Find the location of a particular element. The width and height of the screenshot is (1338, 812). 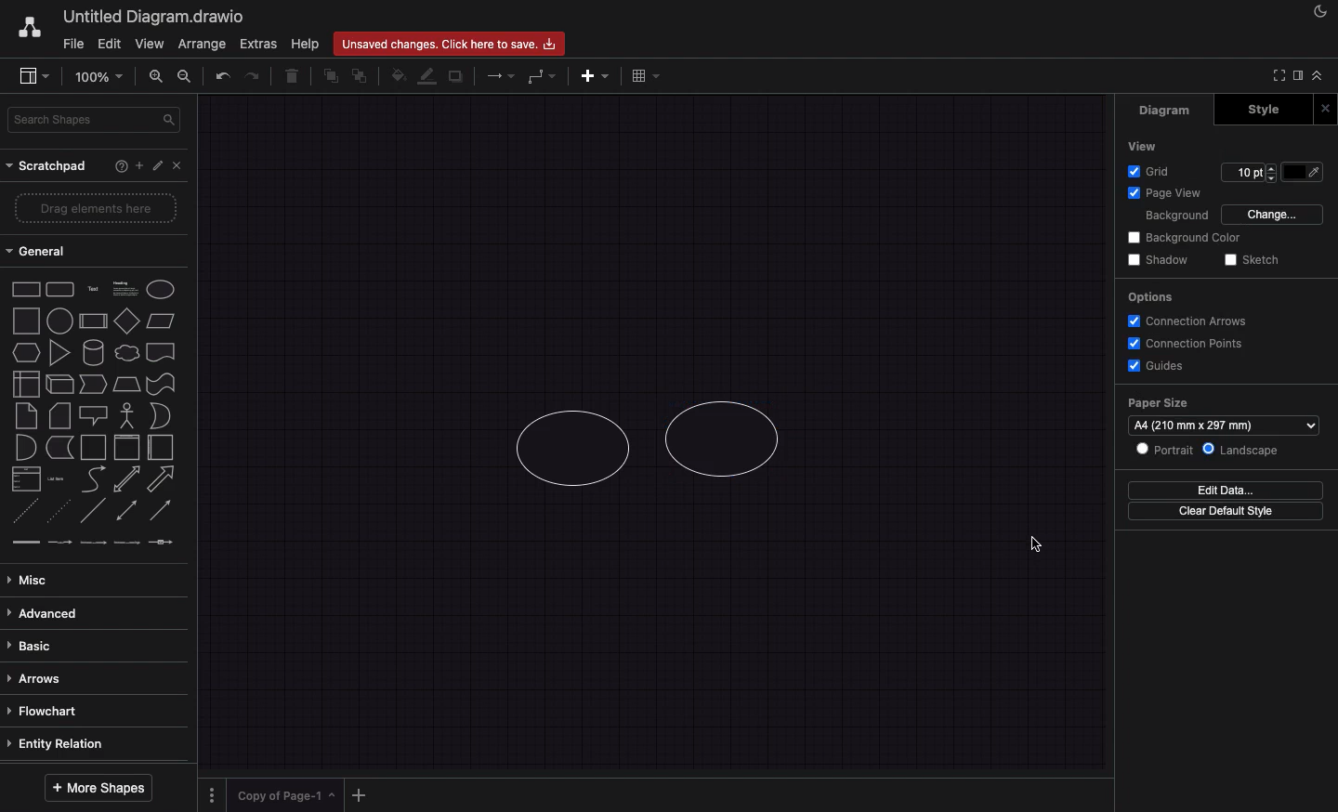

connection points is located at coordinates (1187, 344).